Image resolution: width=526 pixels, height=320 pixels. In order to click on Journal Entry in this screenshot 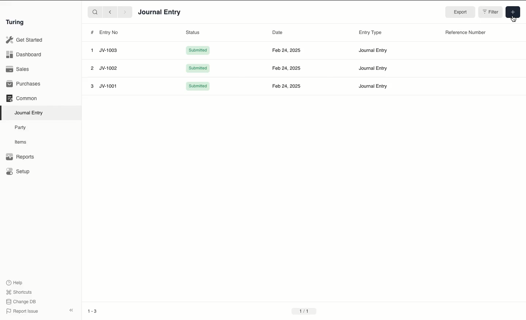, I will do `click(160, 13)`.